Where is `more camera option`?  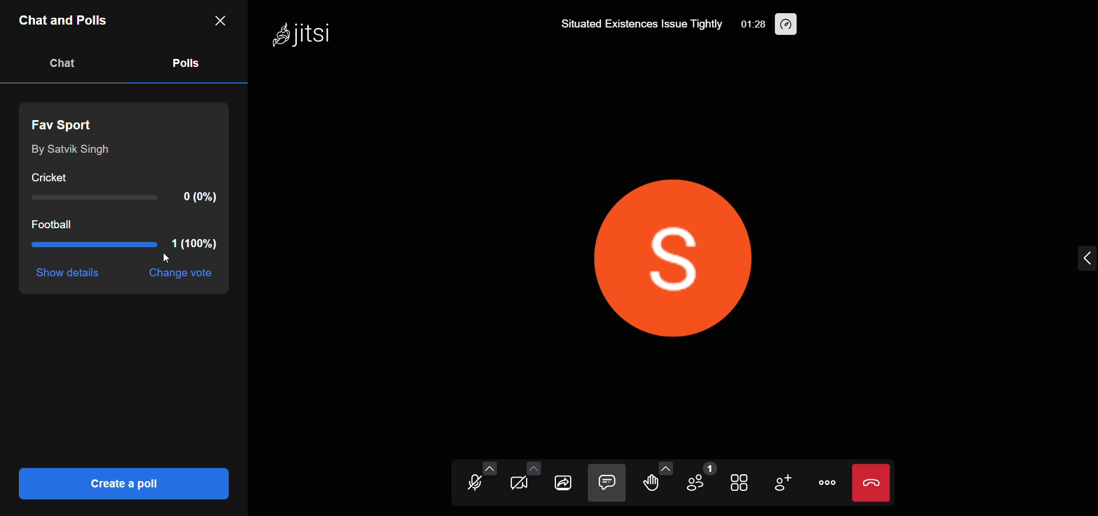 more camera option is located at coordinates (532, 467).